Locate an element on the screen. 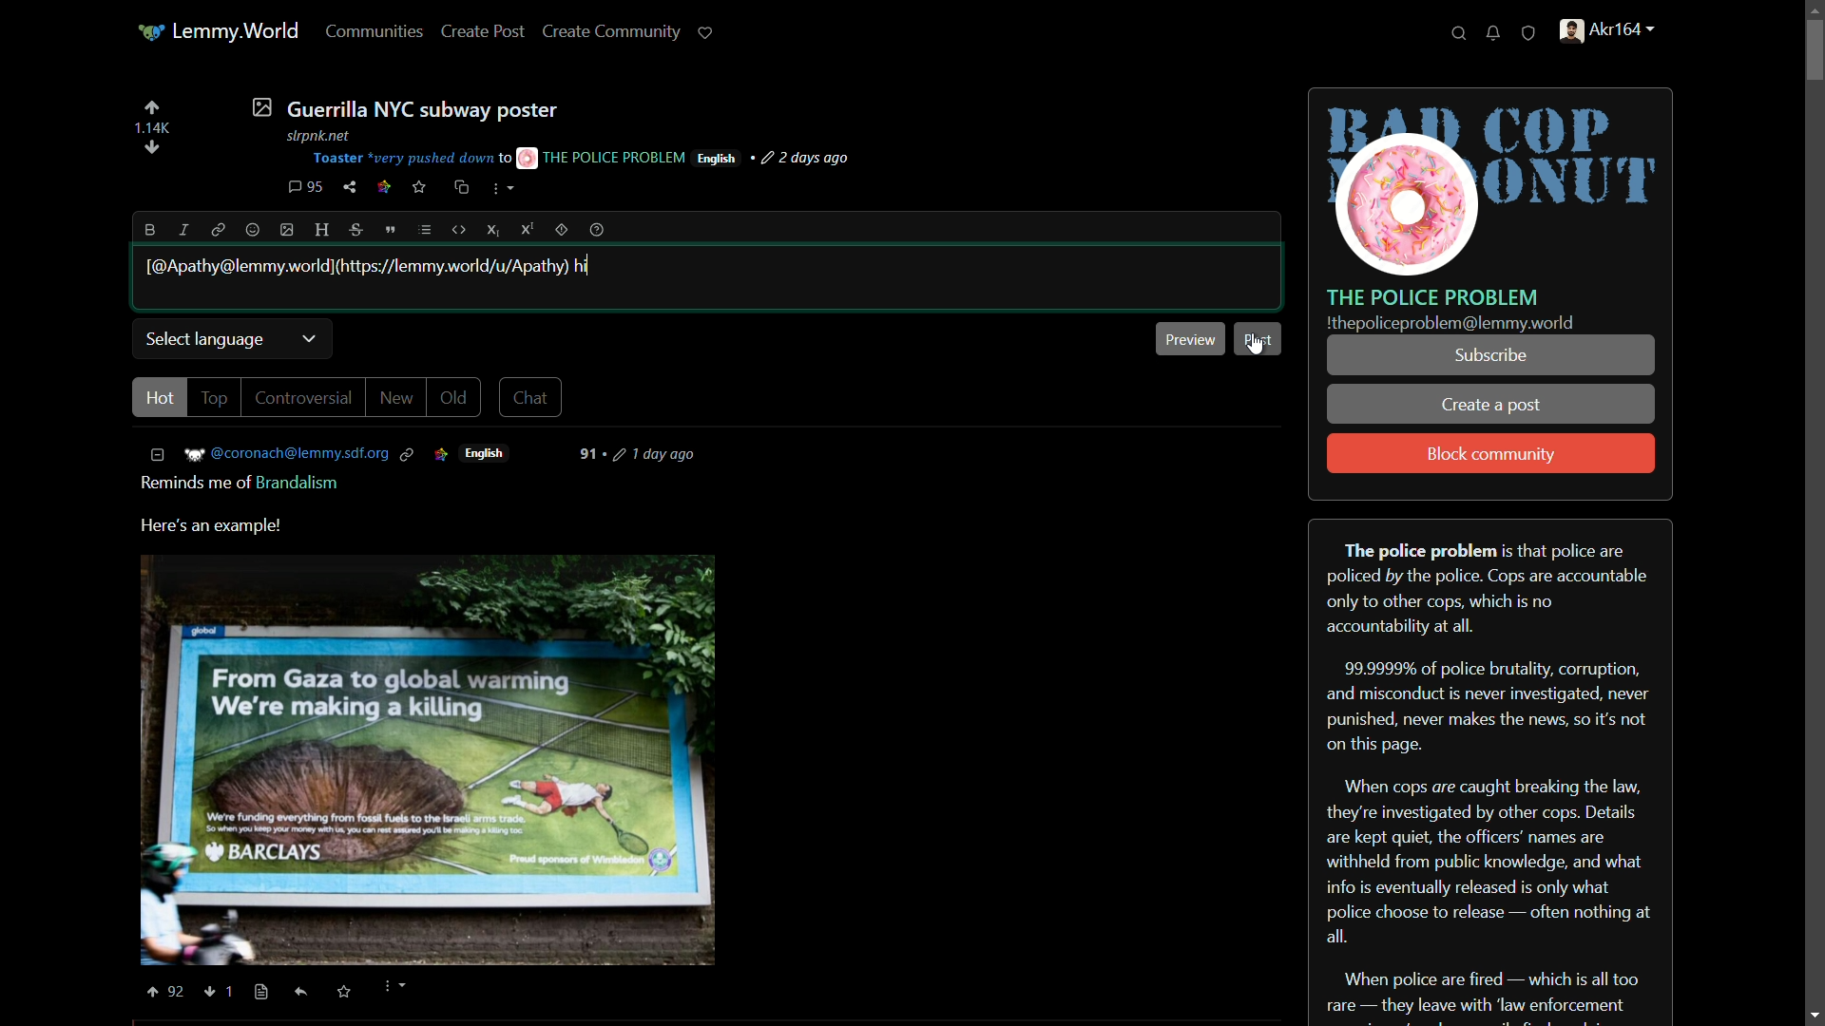 This screenshot has width=1825, height=1026. scroll bar is located at coordinates (1810, 513).